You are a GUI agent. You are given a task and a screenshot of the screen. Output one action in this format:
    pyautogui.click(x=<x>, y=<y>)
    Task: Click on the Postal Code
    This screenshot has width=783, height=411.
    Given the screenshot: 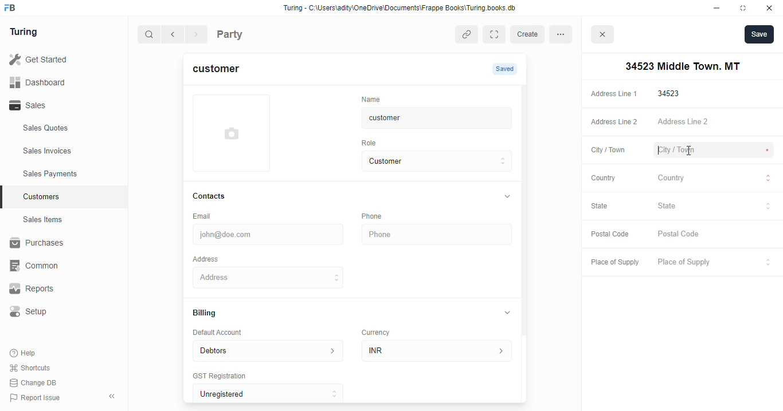 What is the action you would take?
    pyautogui.click(x=715, y=235)
    